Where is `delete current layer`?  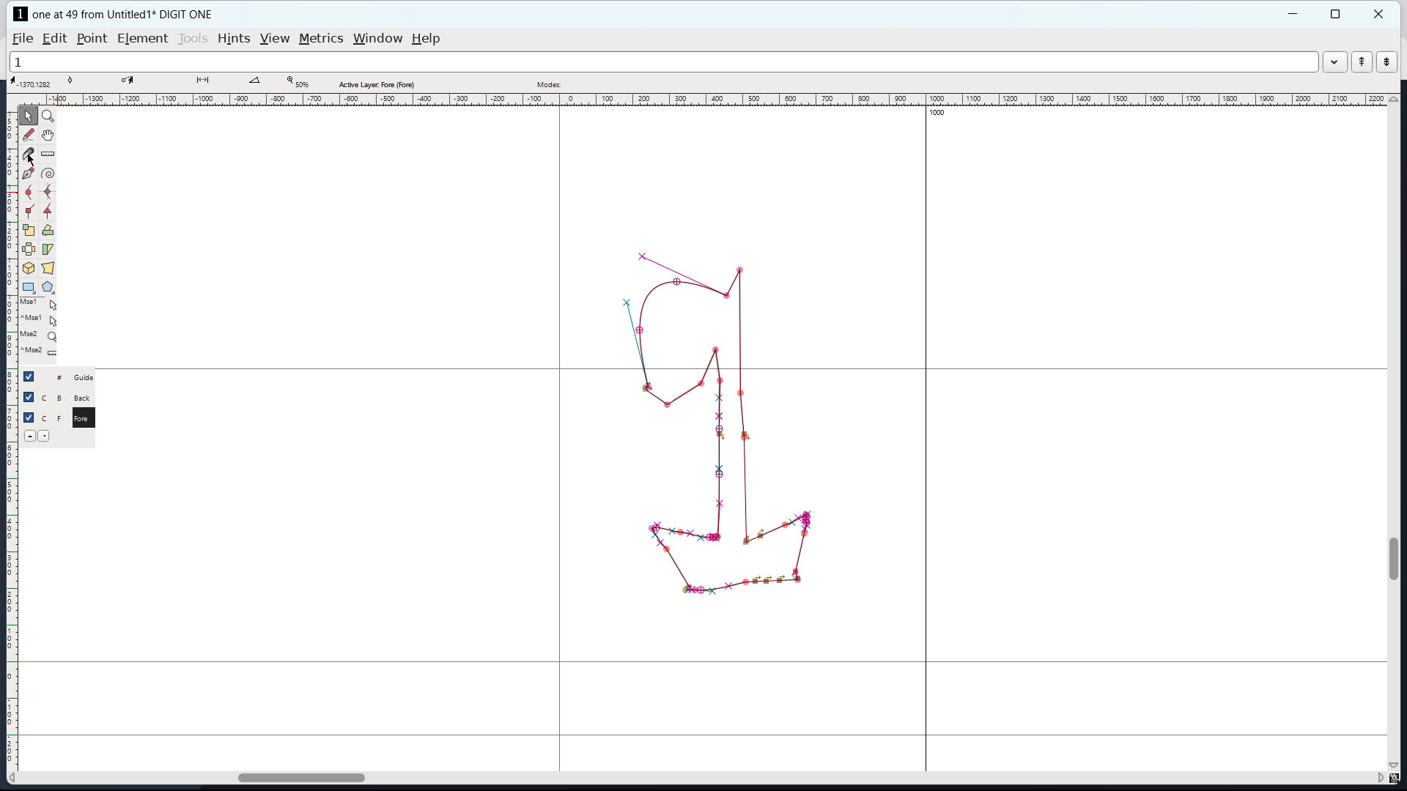 delete current layer is located at coordinates (29, 435).